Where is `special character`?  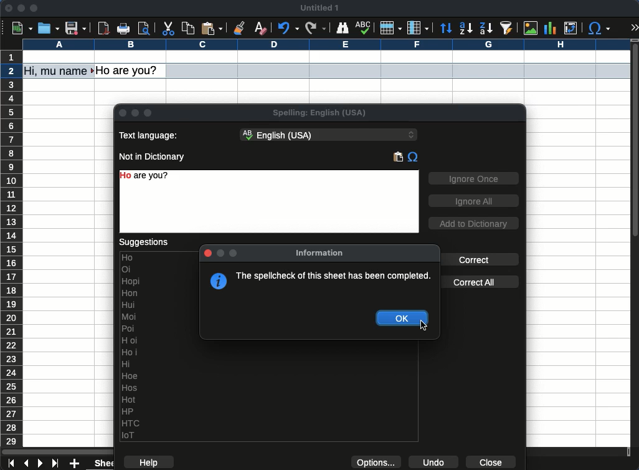 special character is located at coordinates (599, 29).